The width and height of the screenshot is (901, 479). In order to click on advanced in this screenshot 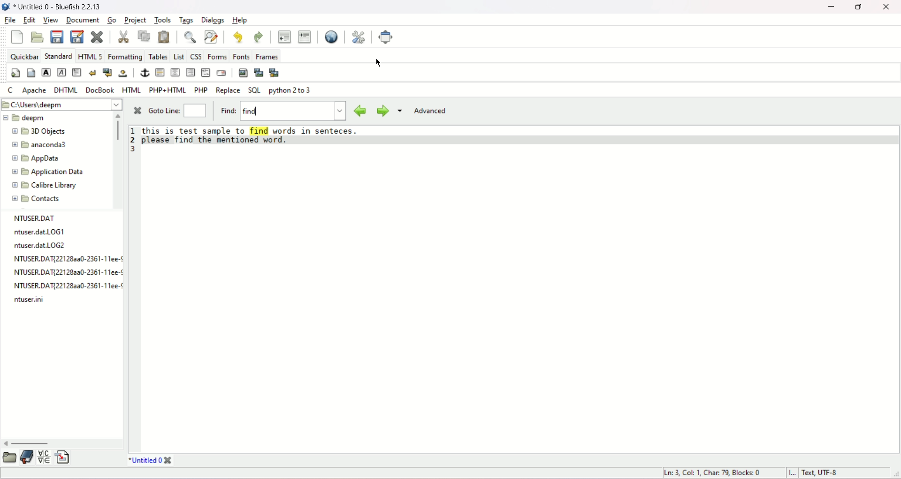, I will do `click(432, 111)`.